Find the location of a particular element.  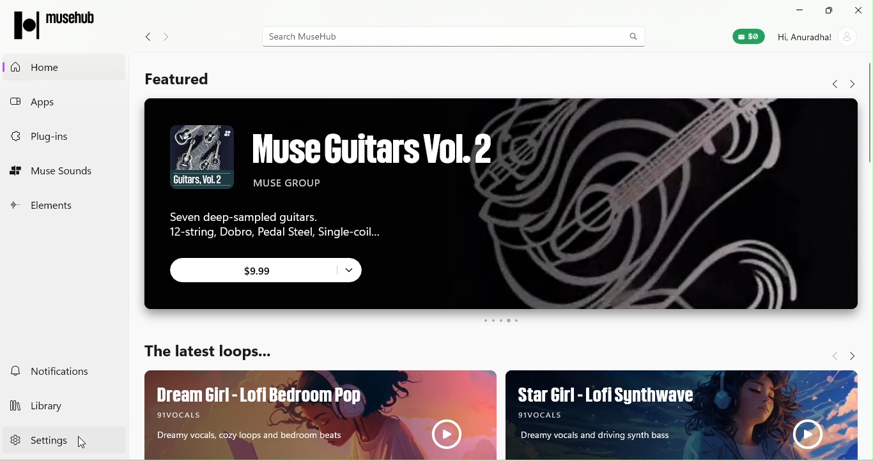

maximize is located at coordinates (830, 10).